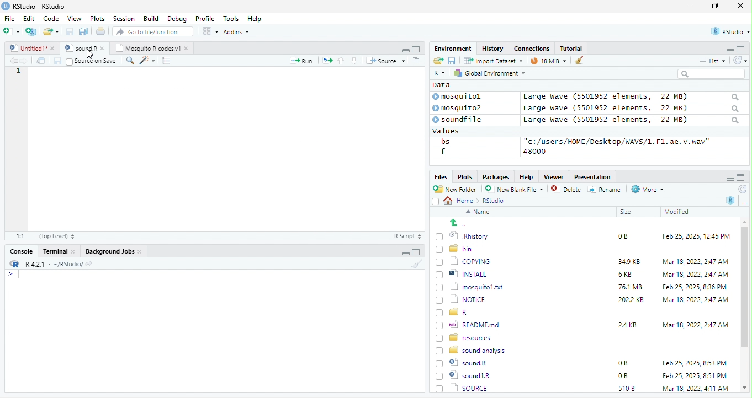  Describe the element at coordinates (692, 275) in the screenshot. I see `Mar 18, 2022, 2:47 AM` at that location.